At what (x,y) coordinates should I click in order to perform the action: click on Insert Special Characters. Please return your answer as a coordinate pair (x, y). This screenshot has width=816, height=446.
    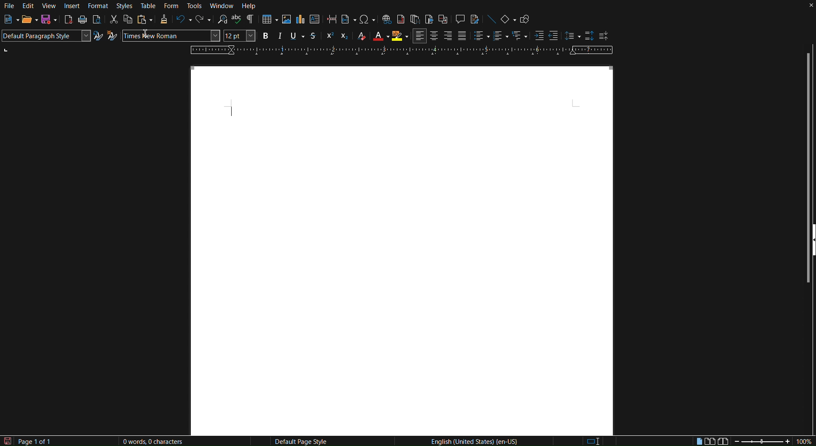
    Looking at the image, I should click on (366, 20).